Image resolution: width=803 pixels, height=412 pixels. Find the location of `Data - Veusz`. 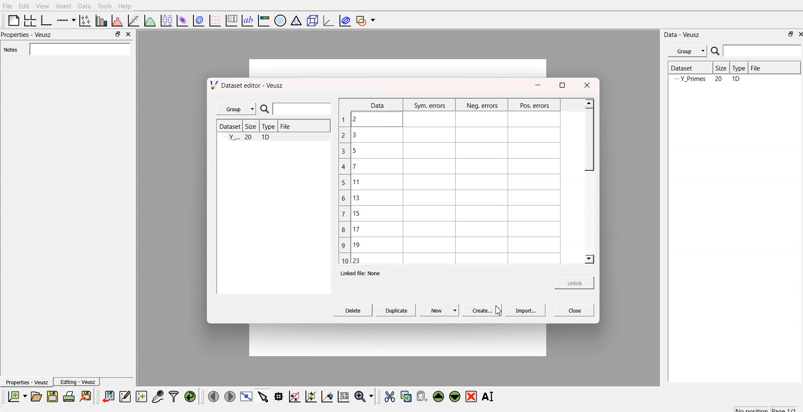

Data - Veusz is located at coordinates (683, 33).